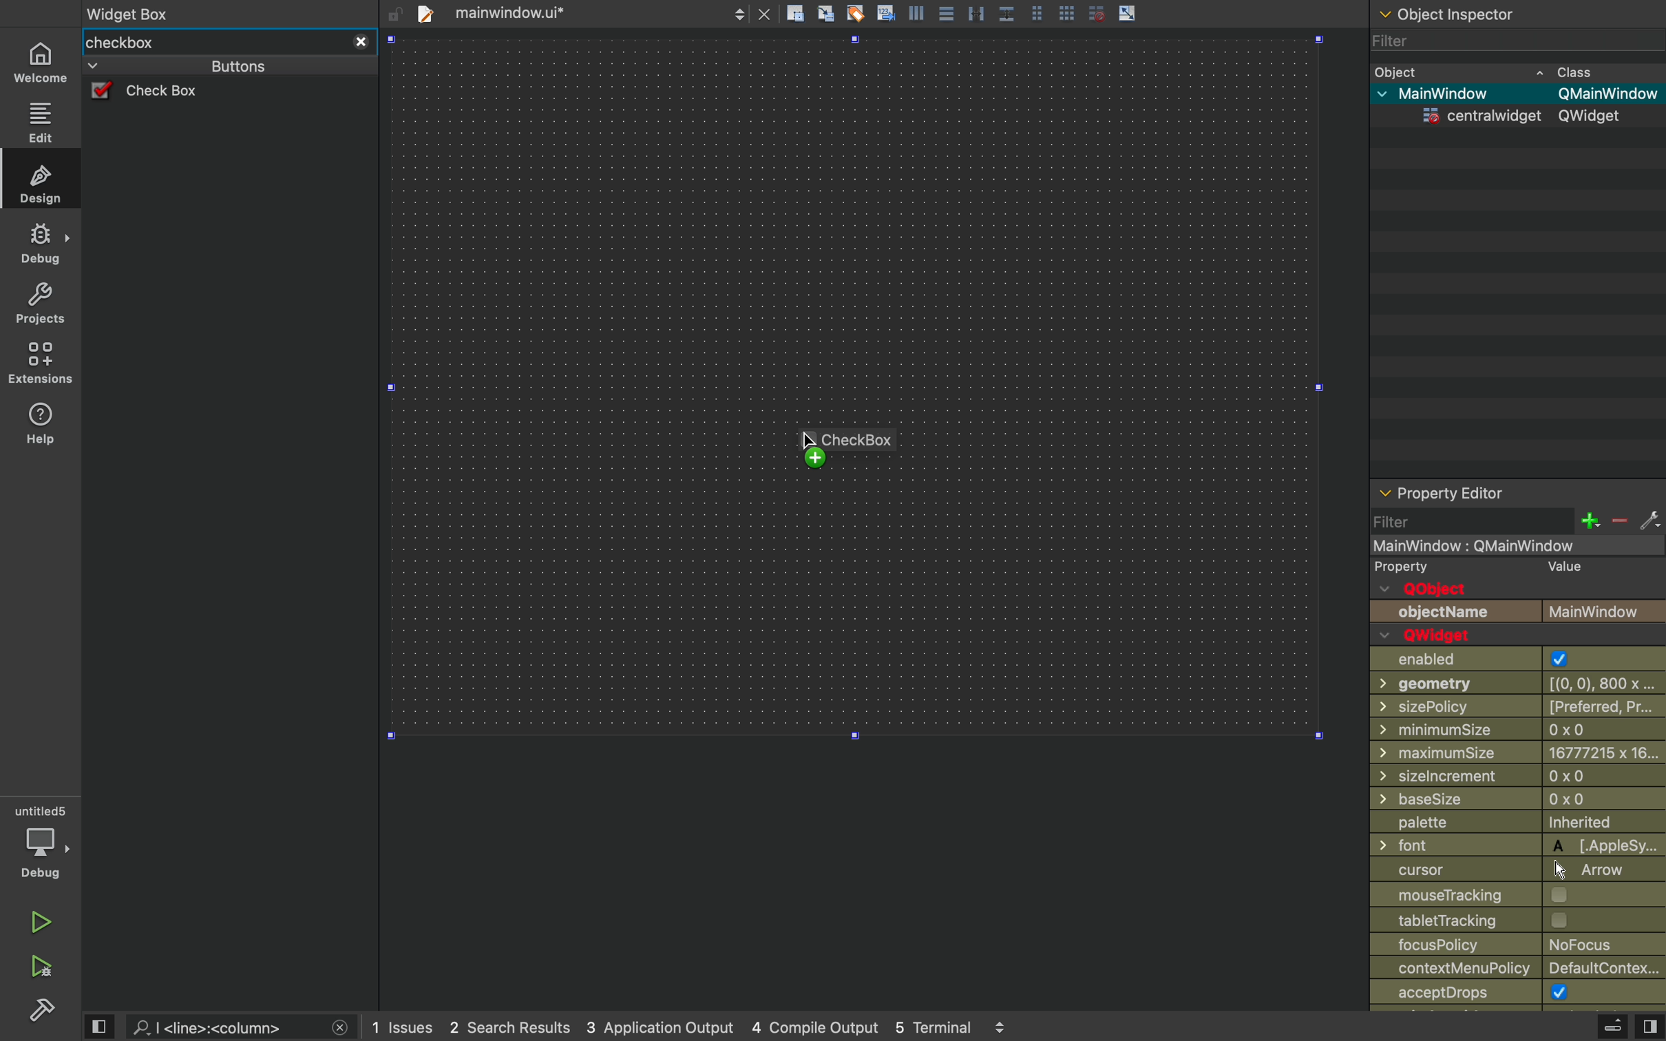 This screenshot has height=1041, width=1666. I want to click on view, so click(1649, 1028).